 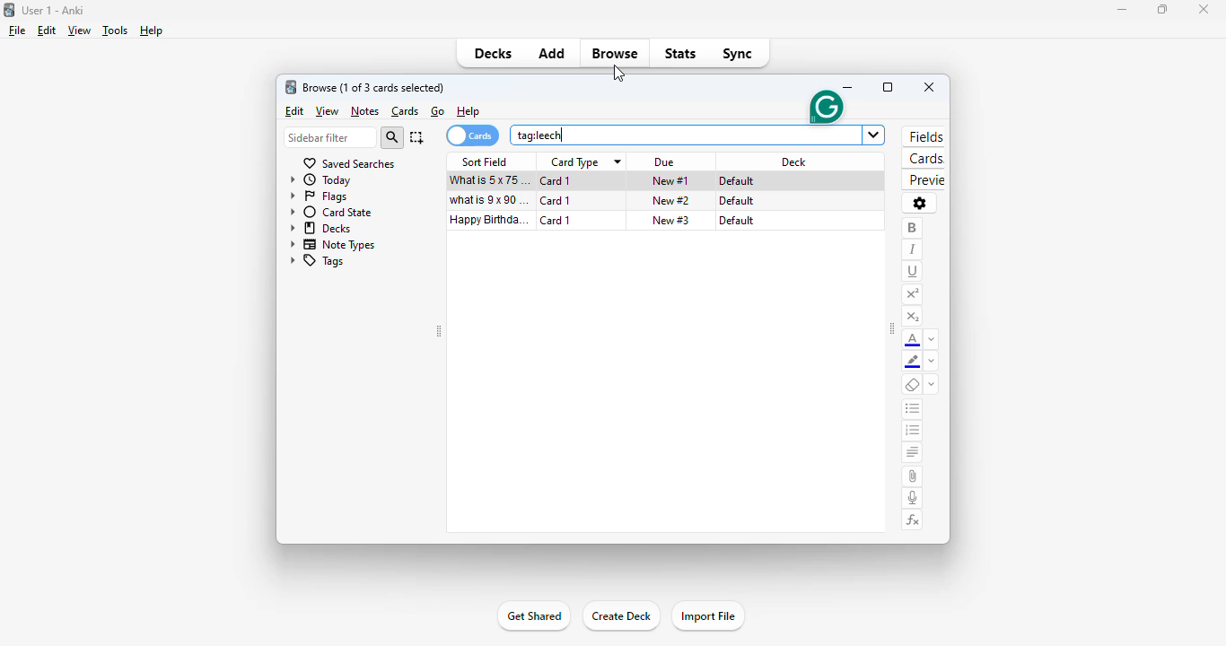 I want to click on minimize, so click(x=1123, y=10).